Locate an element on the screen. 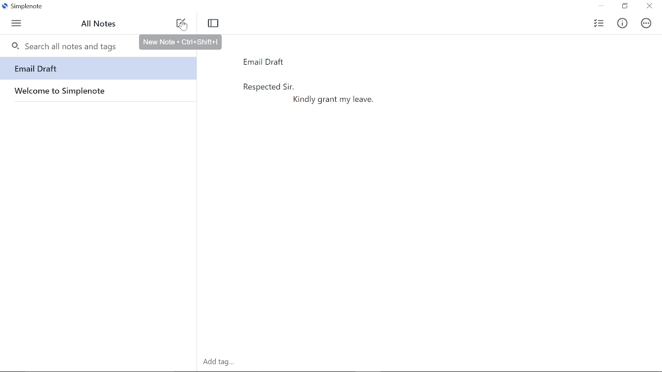 The height and width of the screenshot is (372, 662). Note titled "Welcome to simplenote" is located at coordinates (97, 90).